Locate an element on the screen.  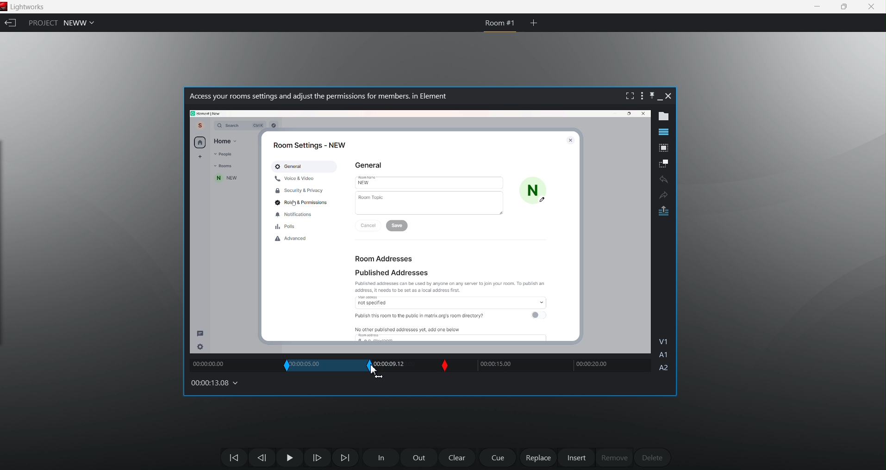
current room is located at coordinates (500, 25).